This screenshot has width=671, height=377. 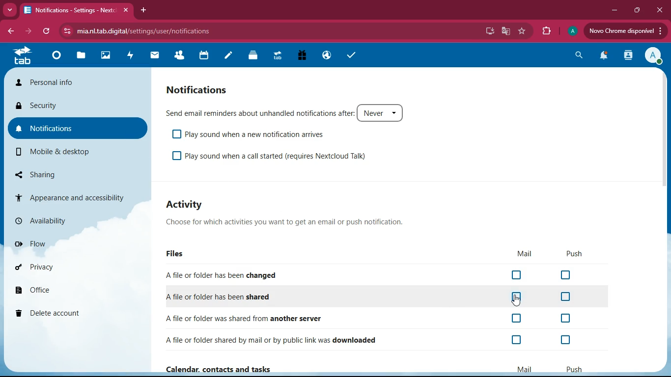 I want to click on push, so click(x=575, y=368).